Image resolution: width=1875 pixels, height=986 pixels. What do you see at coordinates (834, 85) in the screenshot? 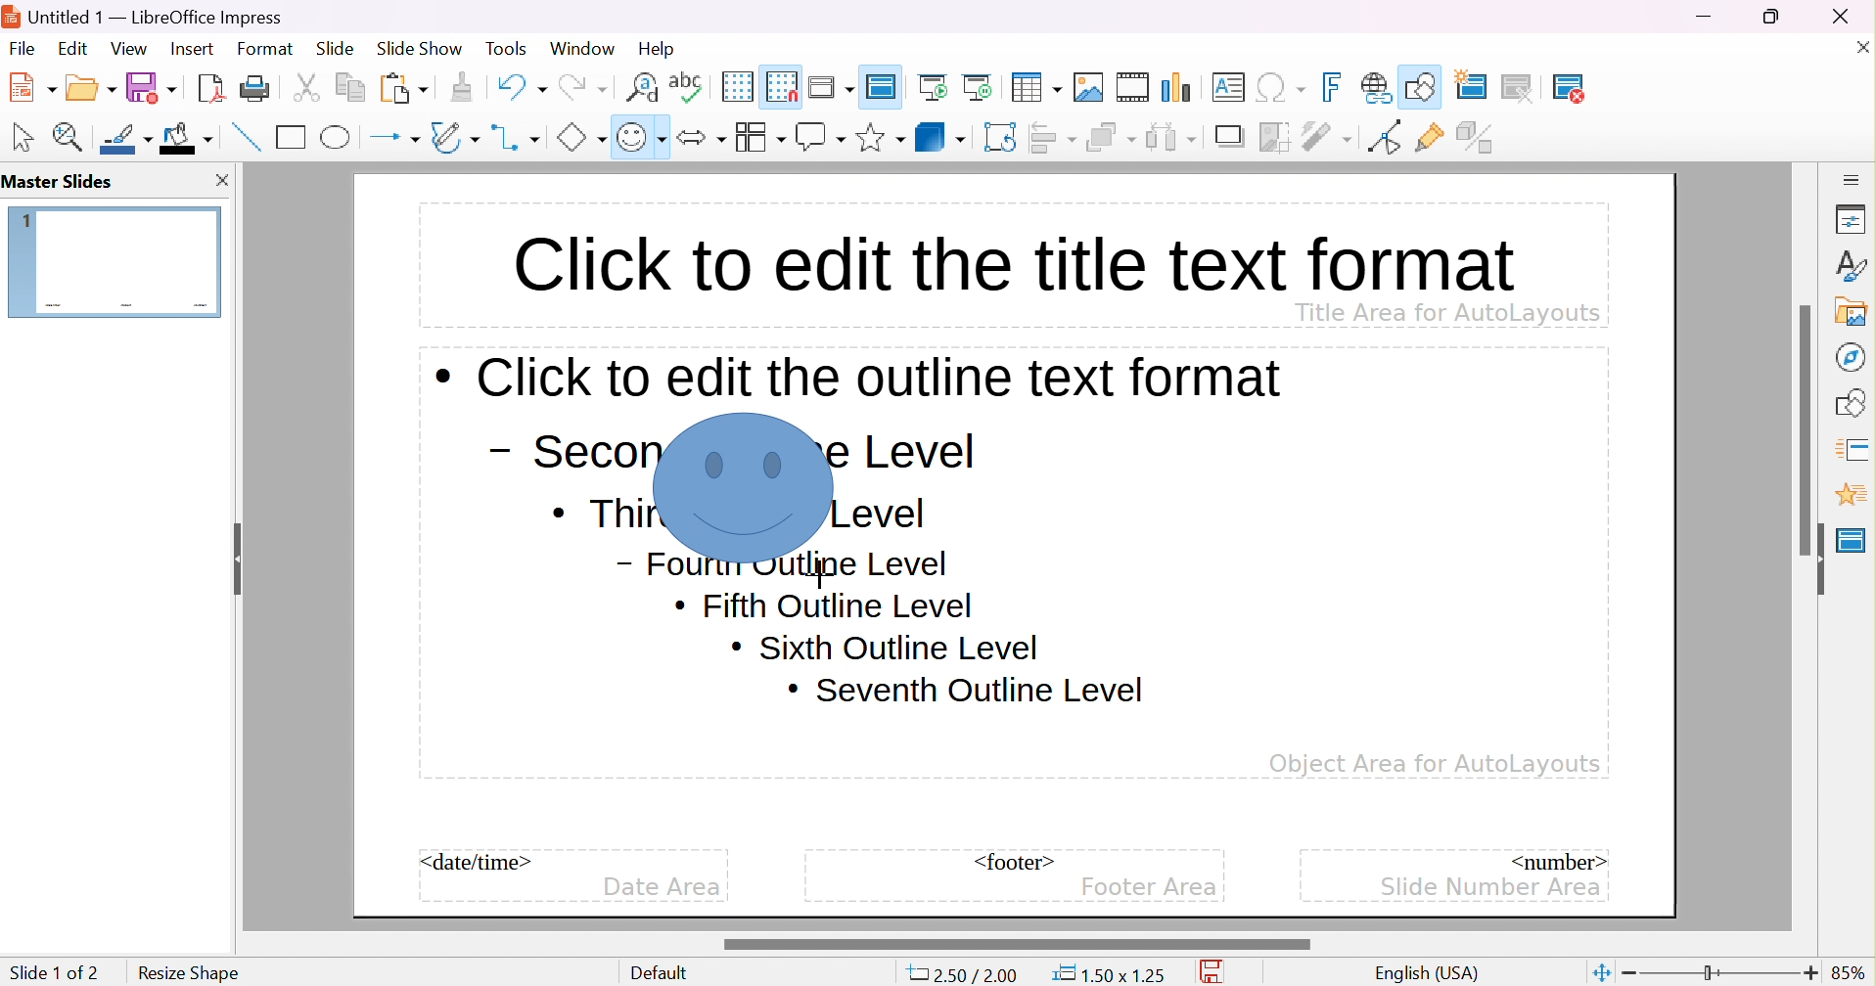
I see `display views` at bounding box center [834, 85].